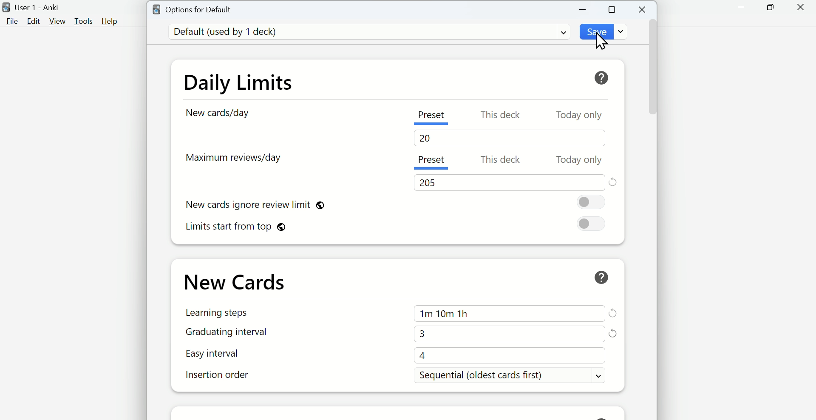 This screenshot has width=816, height=420. I want to click on Edit, so click(33, 23).